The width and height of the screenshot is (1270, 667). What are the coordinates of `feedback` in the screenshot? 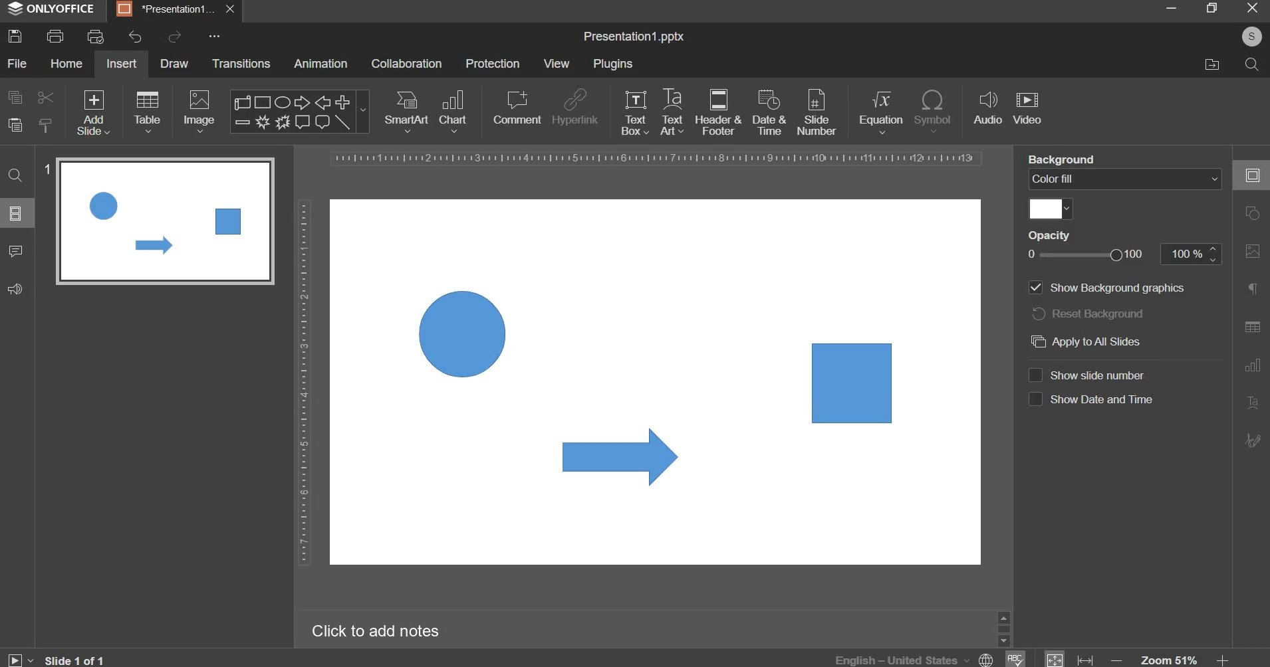 It's located at (15, 289).